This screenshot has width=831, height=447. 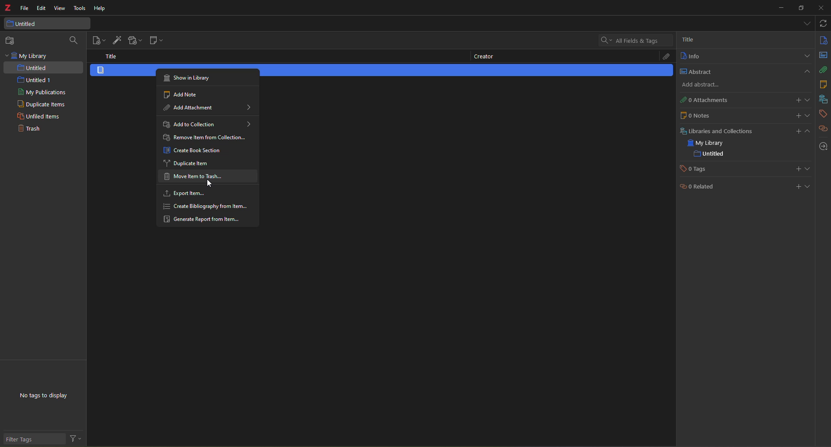 I want to click on close, so click(x=820, y=8).